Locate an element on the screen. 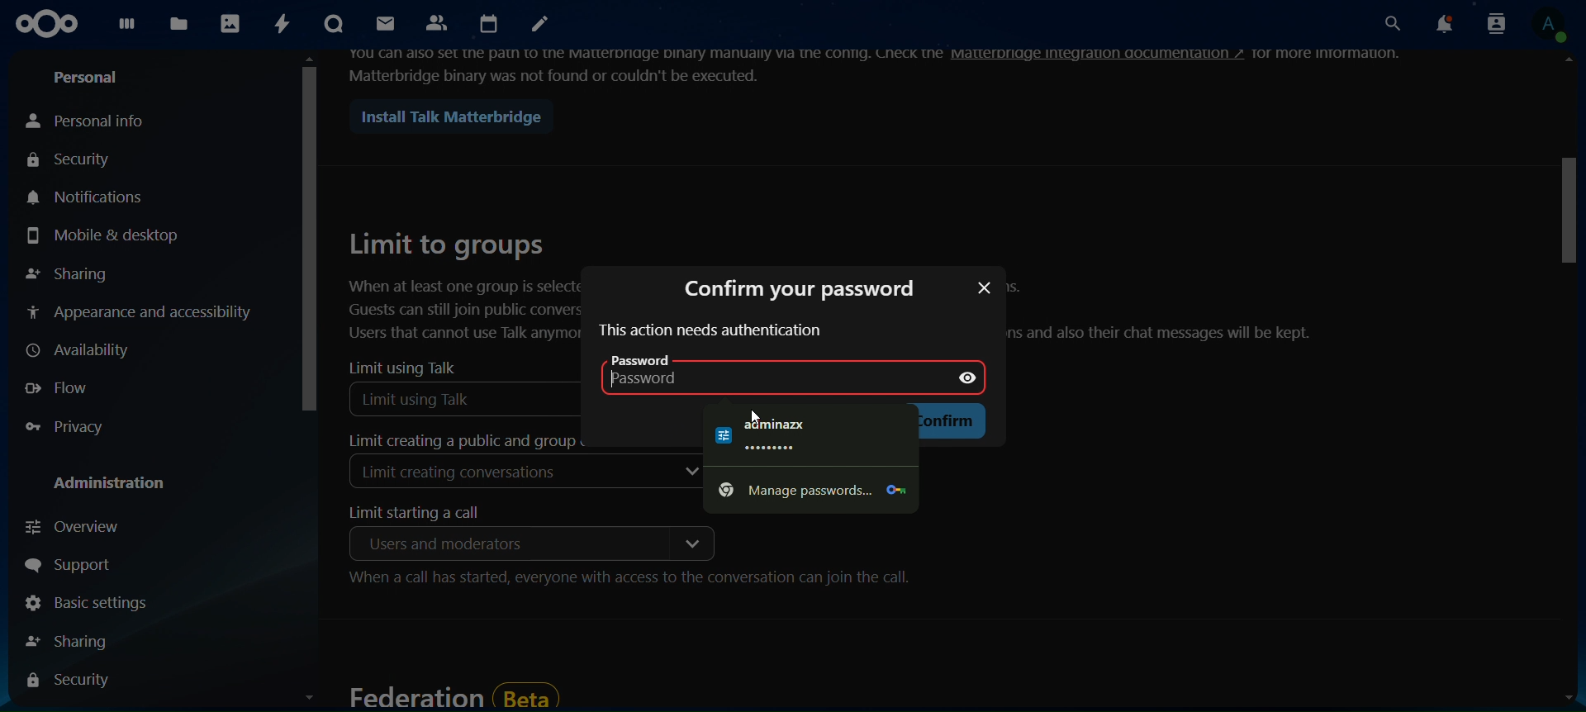  availability is located at coordinates (80, 351).